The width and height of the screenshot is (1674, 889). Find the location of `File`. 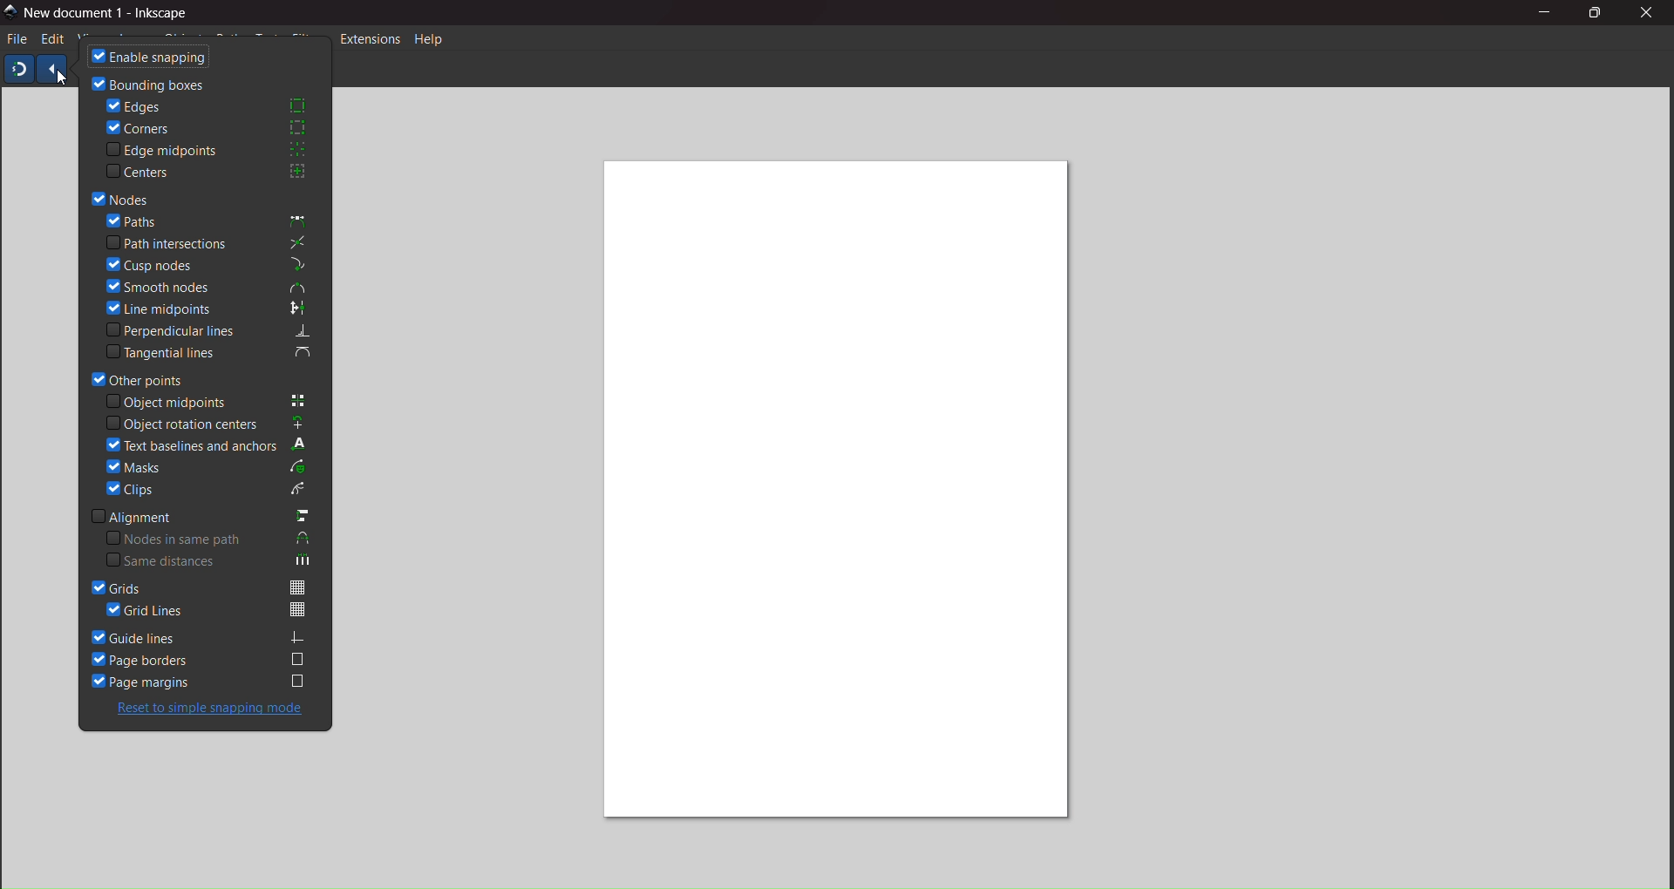

File is located at coordinates (17, 39).